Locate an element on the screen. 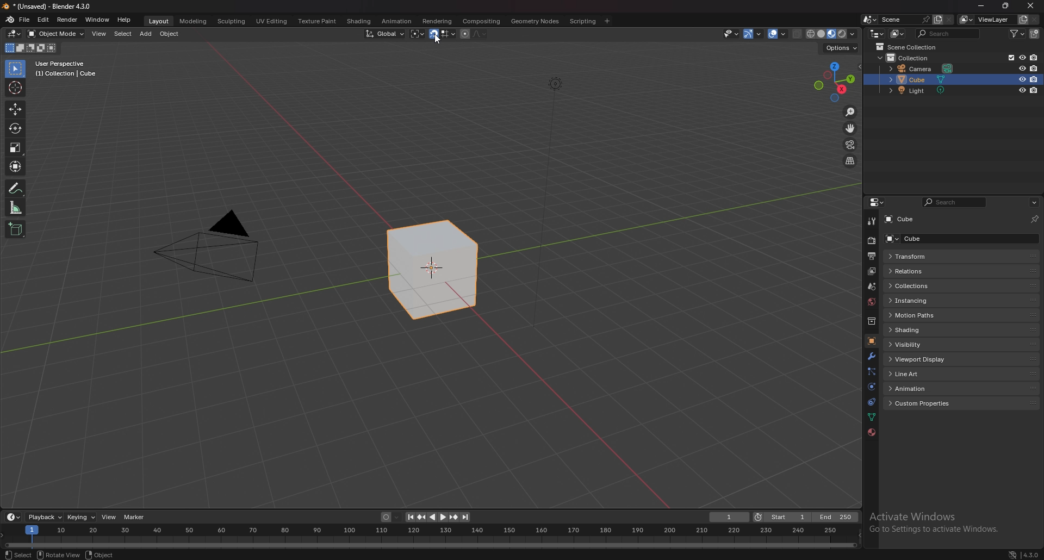 The height and width of the screenshot is (560, 1044). compositing is located at coordinates (482, 21).